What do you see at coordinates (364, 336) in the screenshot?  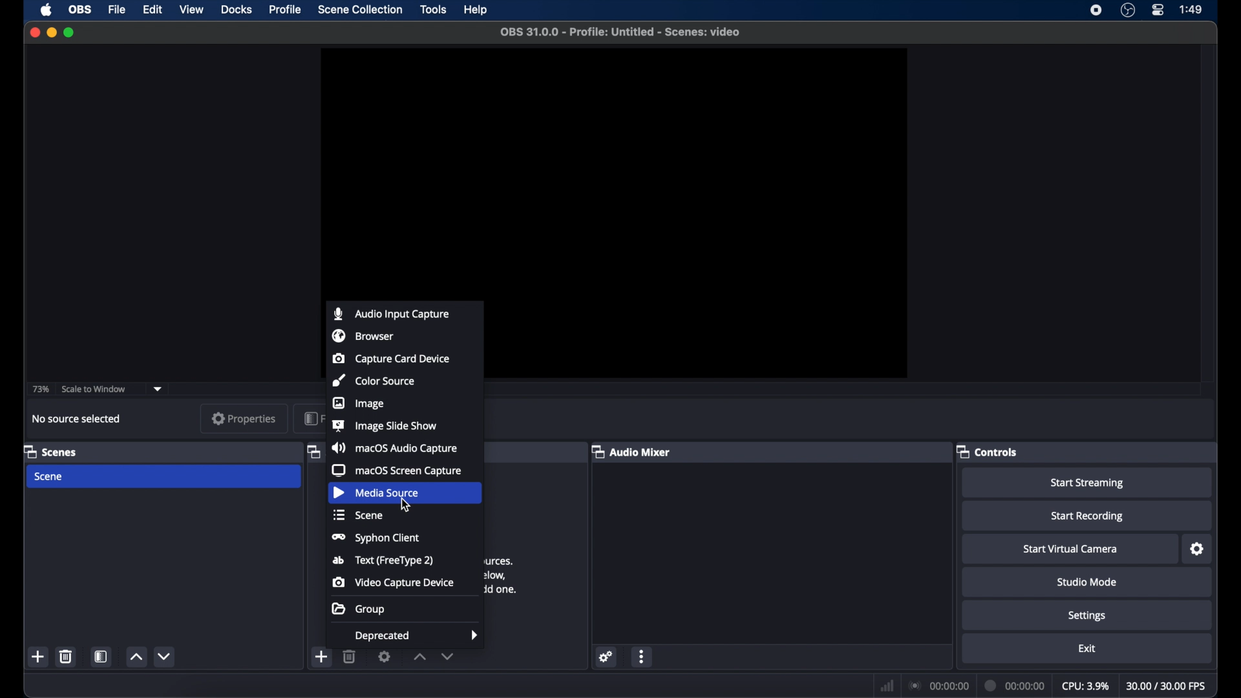 I see `browser` at bounding box center [364, 336].